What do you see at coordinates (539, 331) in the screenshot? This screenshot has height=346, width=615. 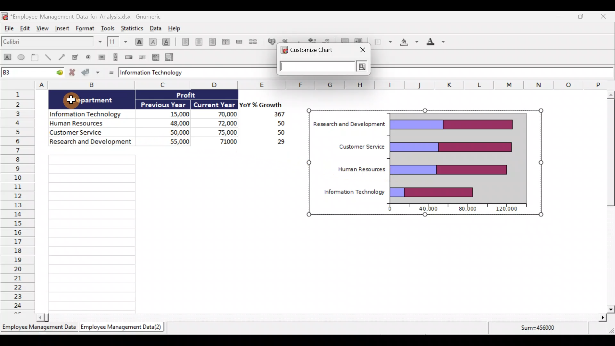 I see `Sum=456000` at bounding box center [539, 331].